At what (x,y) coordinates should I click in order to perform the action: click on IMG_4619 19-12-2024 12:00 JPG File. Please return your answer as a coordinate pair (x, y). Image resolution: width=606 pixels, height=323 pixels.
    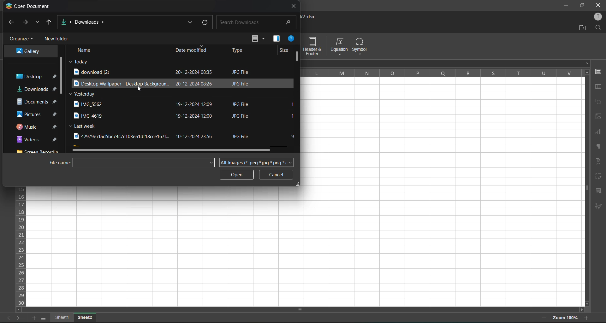
    Looking at the image, I should click on (169, 116).